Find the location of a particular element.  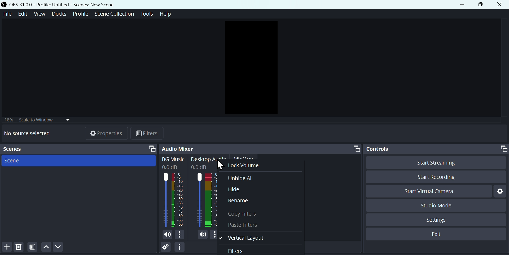

maximise is located at coordinates (481, 5).